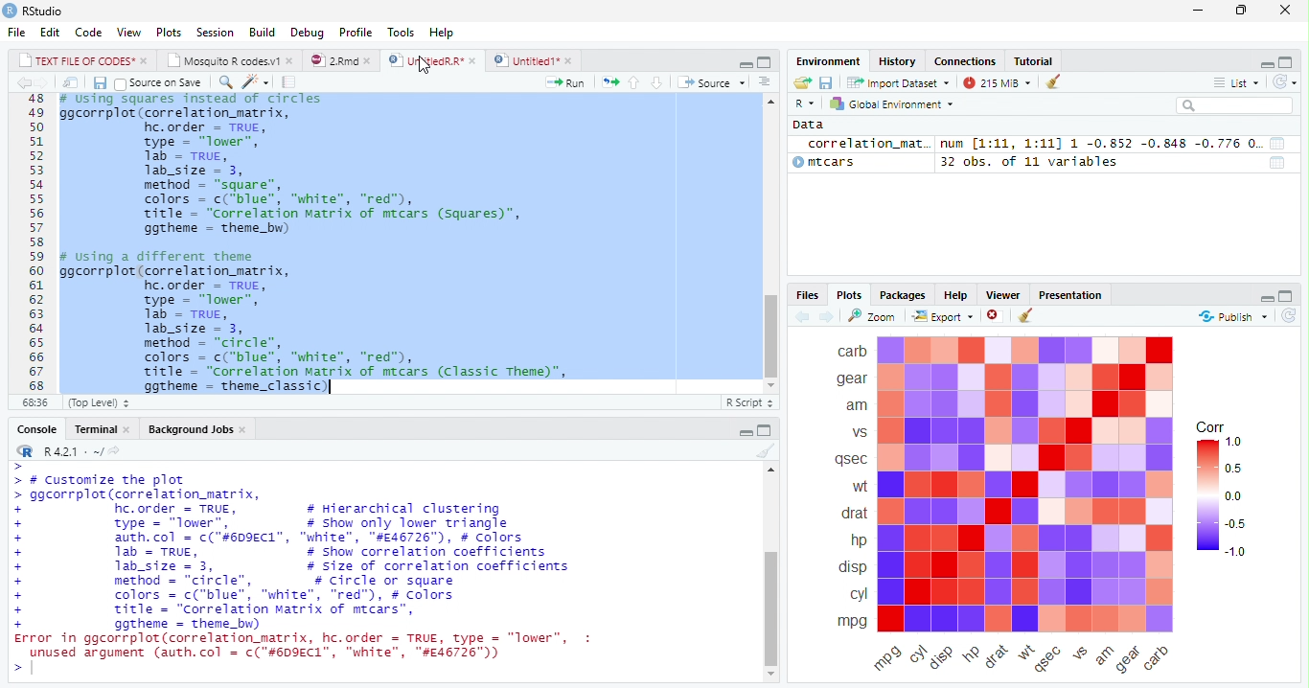 This screenshot has height=688, width=1309. I want to click on hide console, so click(765, 61).